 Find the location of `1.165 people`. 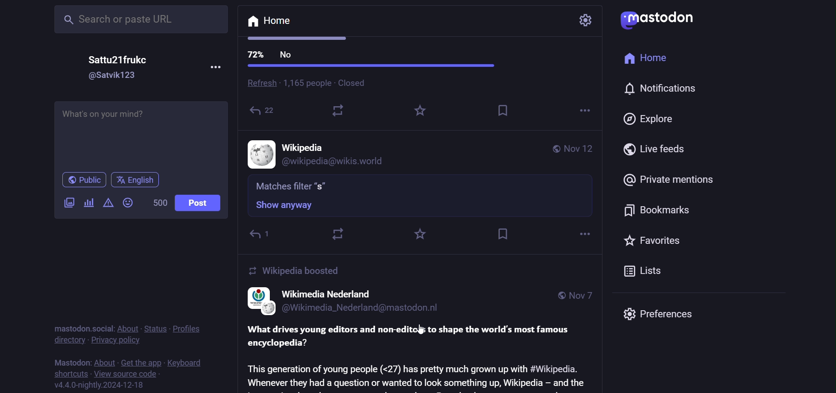

1.165 people is located at coordinates (307, 83).